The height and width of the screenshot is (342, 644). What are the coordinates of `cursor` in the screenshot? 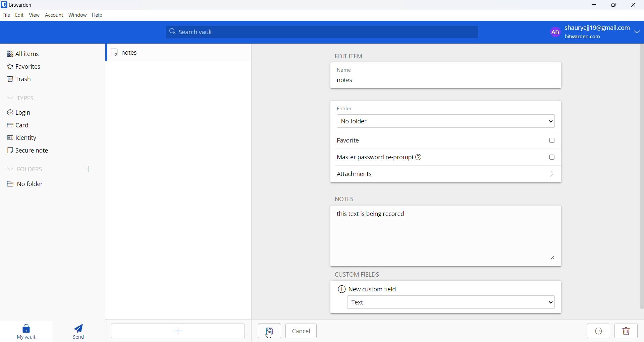 It's located at (267, 334).